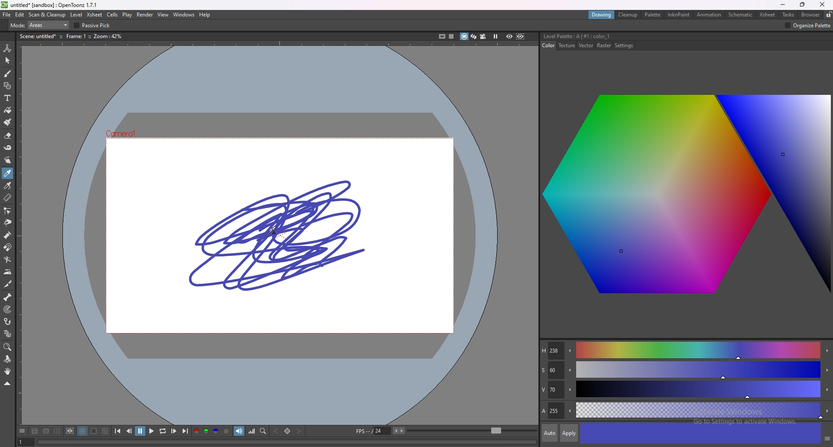 The width and height of the screenshot is (833, 447). Describe the element at coordinates (7, 383) in the screenshot. I see `collapse toolbar` at that location.